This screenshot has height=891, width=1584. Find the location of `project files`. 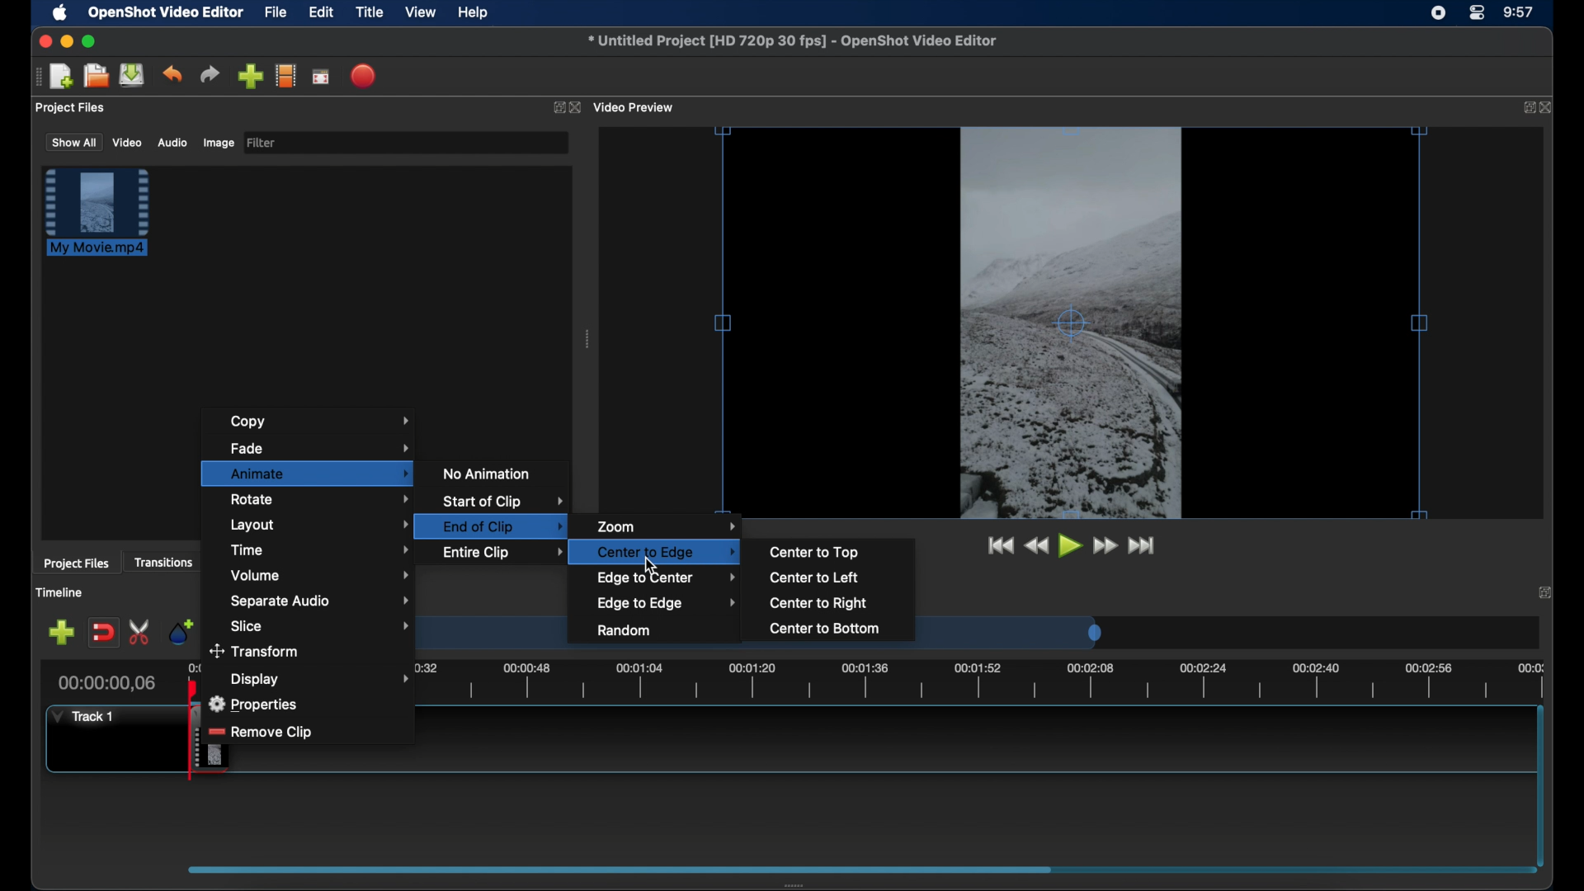

project files is located at coordinates (72, 108).